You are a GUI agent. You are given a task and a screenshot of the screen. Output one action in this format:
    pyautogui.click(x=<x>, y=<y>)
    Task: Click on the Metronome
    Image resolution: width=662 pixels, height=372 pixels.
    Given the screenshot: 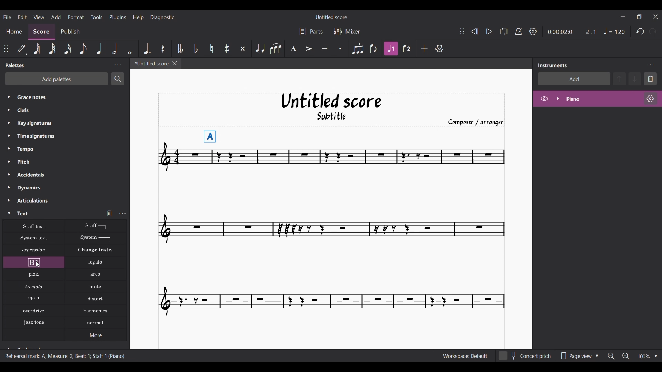 What is the action you would take?
    pyautogui.click(x=519, y=31)
    